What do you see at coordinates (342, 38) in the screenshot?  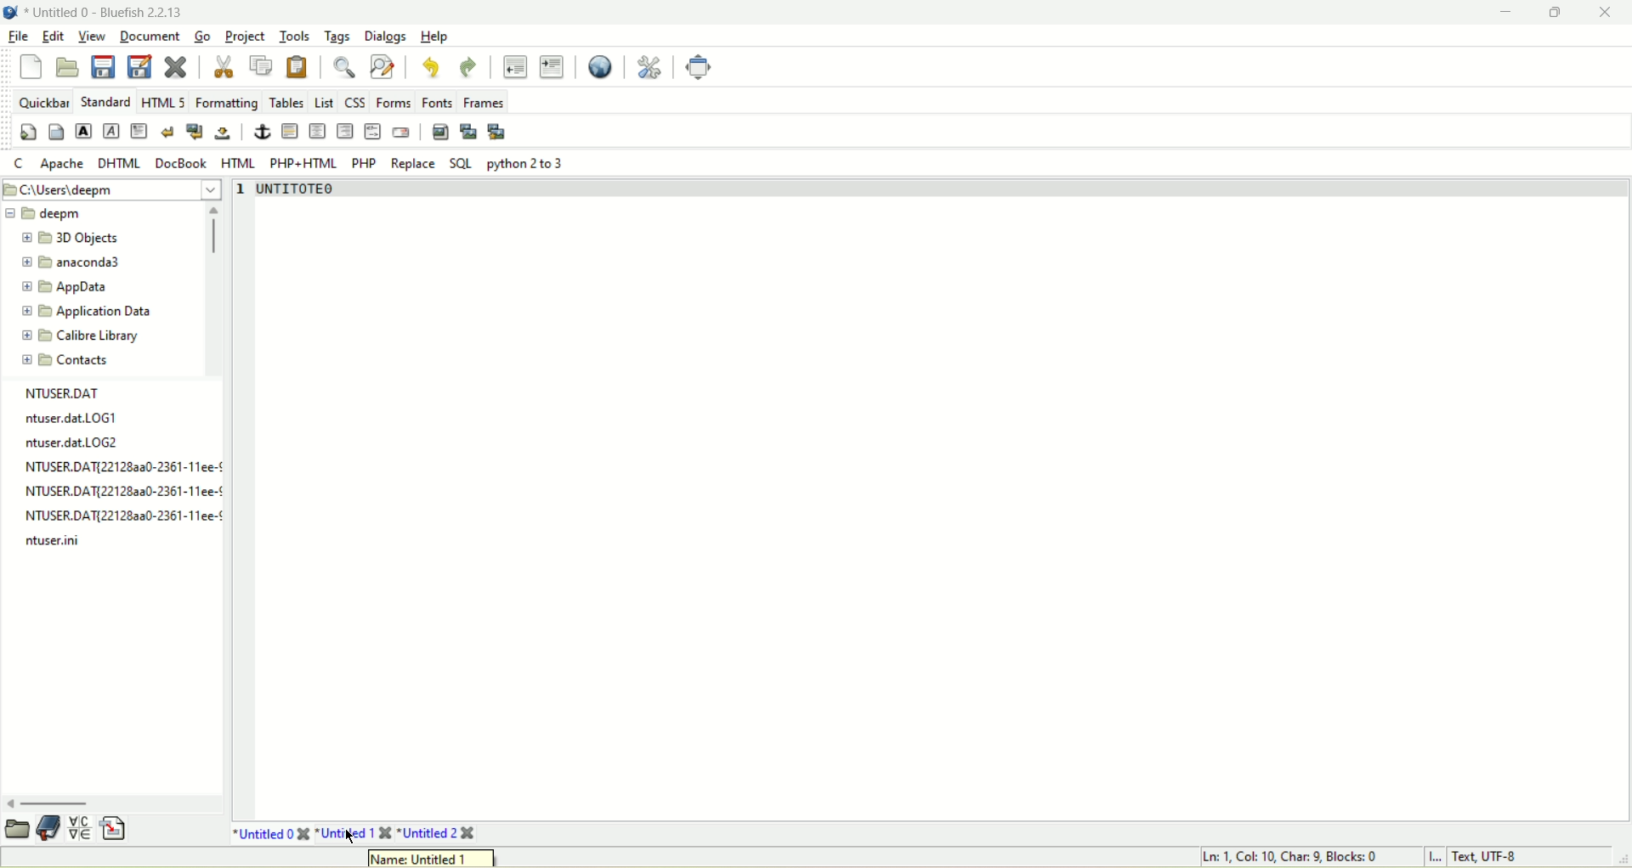 I see `Tags` at bounding box center [342, 38].